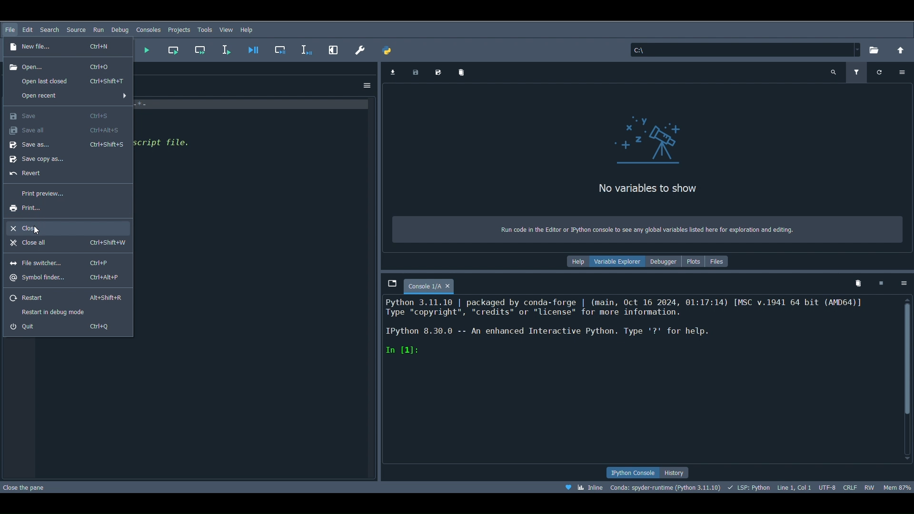 This screenshot has height=514, width=914. What do you see at coordinates (9, 28) in the screenshot?
I see `File` at bounding box center [9, 28].